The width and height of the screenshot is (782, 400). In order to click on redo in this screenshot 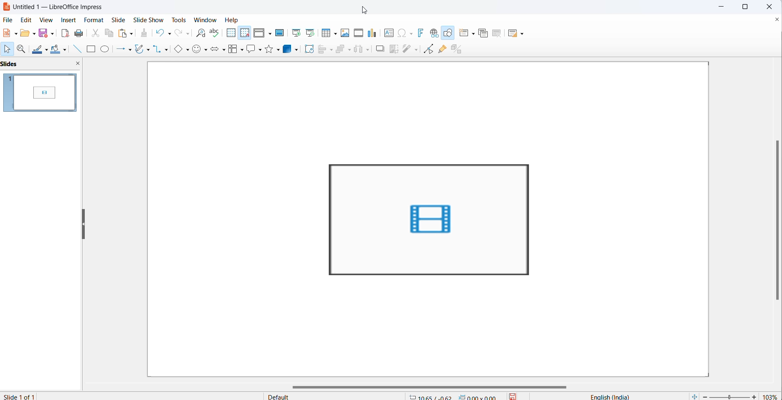, I will do `click(178, 33)`.